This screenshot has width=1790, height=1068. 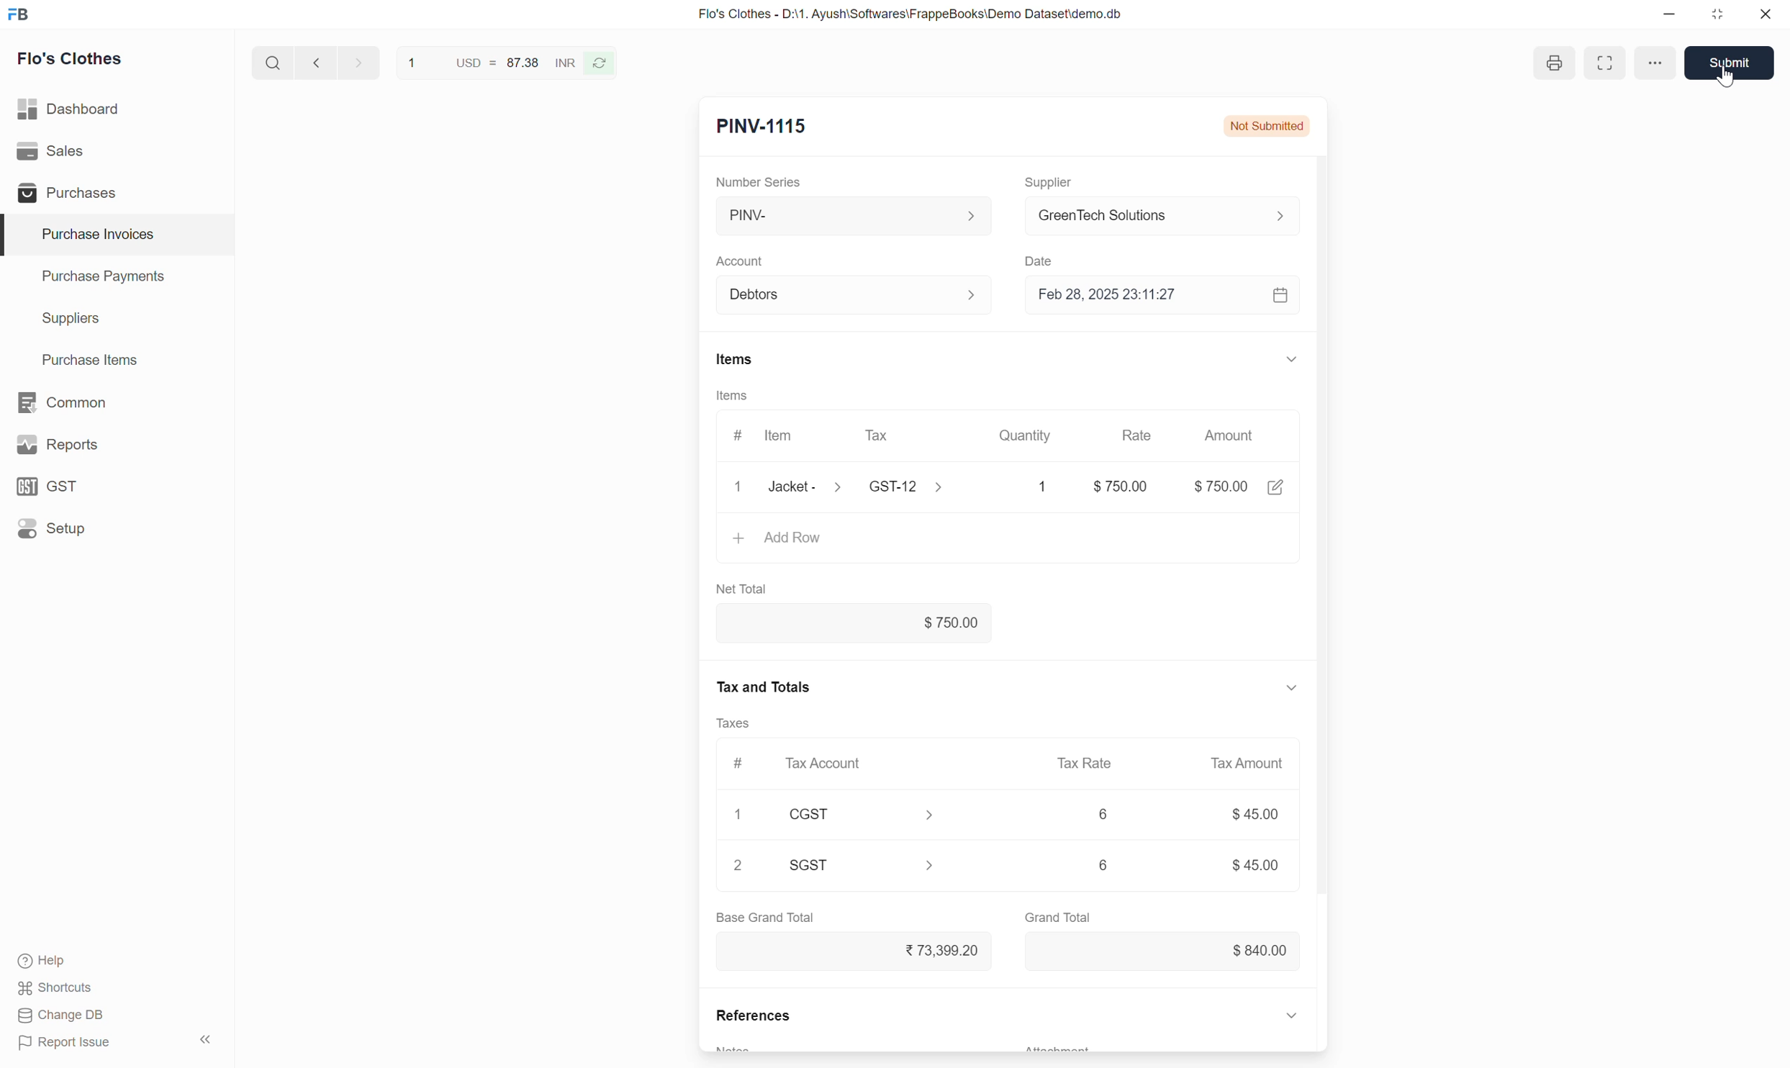 What do you see at coordinates (1276, 487) in the screenshot?
I see `Edit` at bounding box center [1276, 487].